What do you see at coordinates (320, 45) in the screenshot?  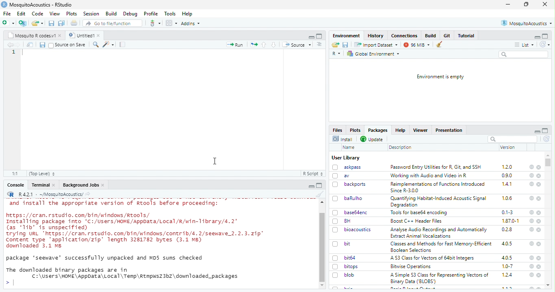 I see `more` at bounding box center [320, 45].